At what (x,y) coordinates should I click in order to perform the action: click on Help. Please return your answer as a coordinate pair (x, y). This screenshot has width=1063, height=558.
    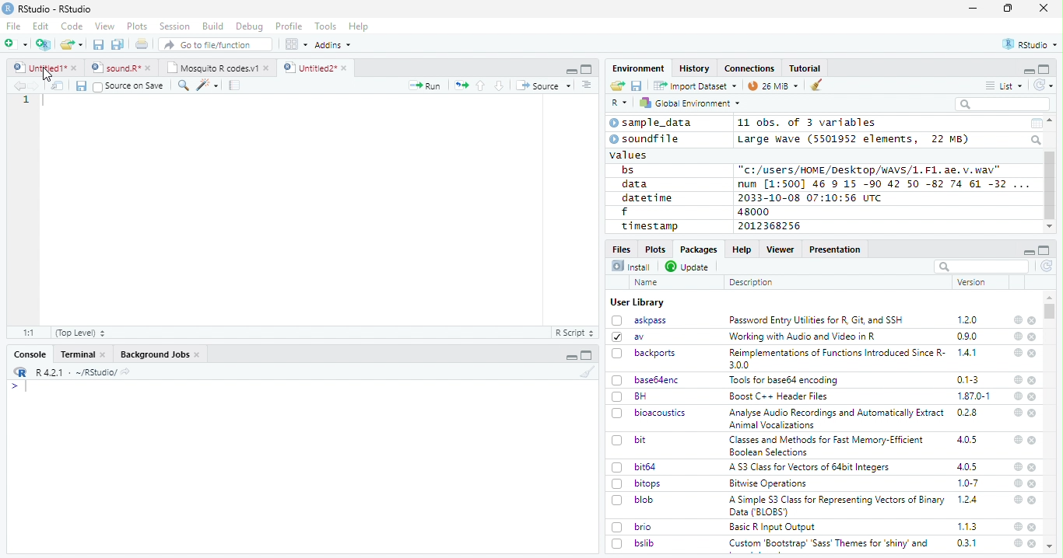
    Looking at the image, I should click on (741, 249).